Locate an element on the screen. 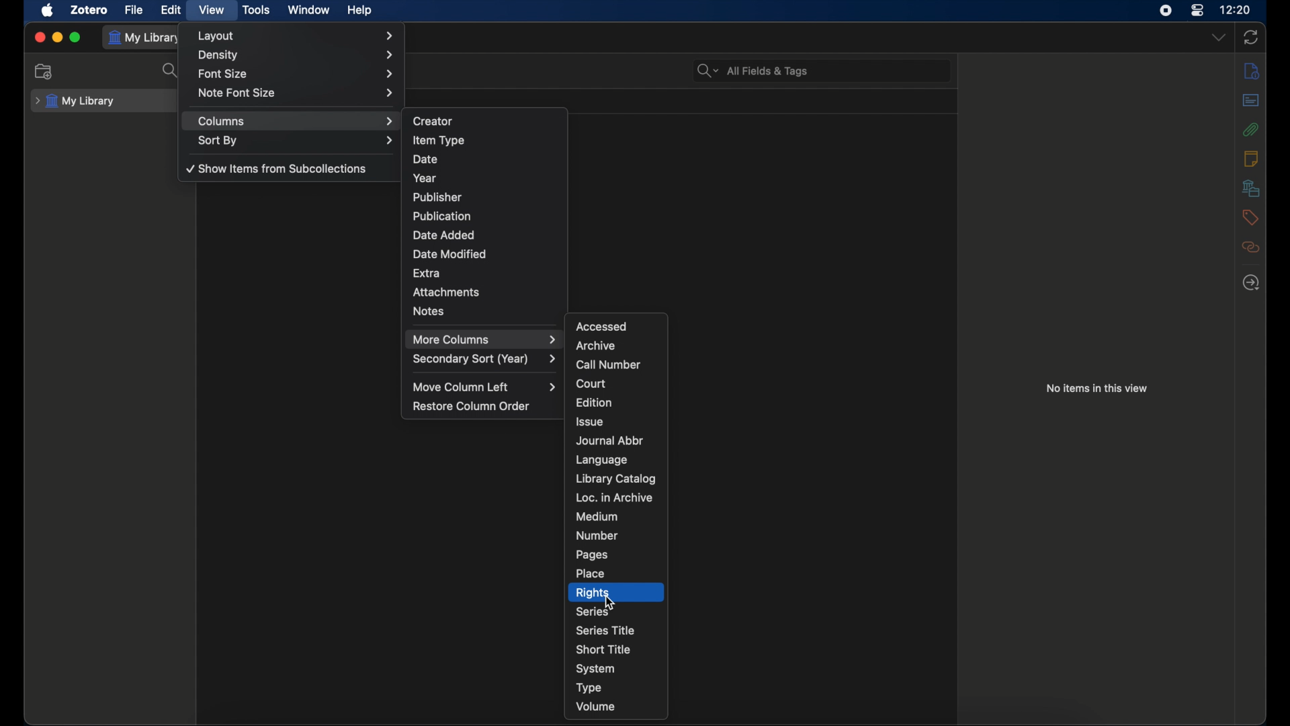 The width and height of the screenshot is (1290, 726). archive is located at coordinates (595, 346).